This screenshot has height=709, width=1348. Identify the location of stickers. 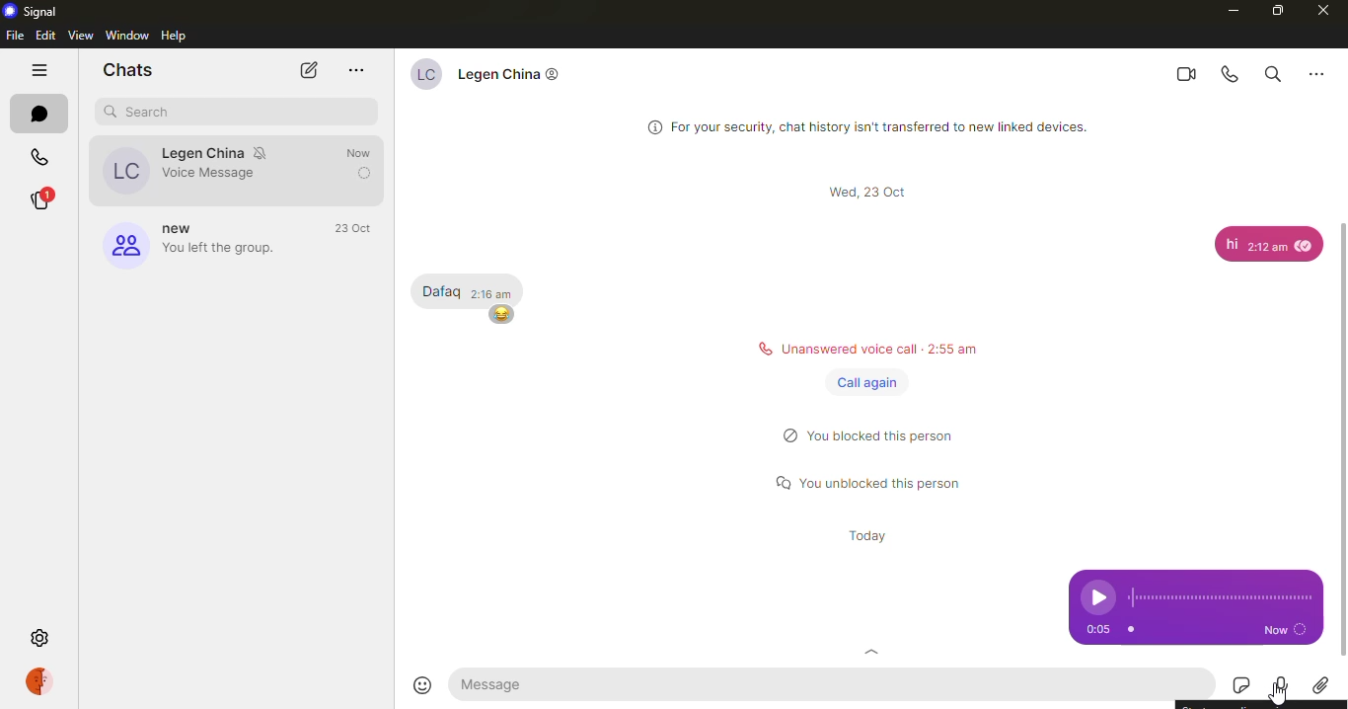
(1233, 685).